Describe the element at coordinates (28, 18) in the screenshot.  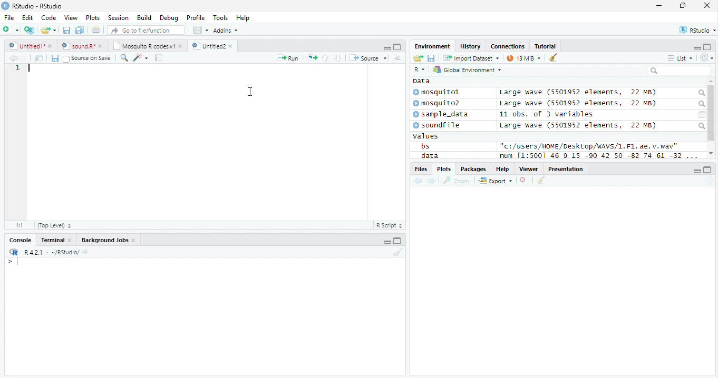
I see `Edit` at that location.